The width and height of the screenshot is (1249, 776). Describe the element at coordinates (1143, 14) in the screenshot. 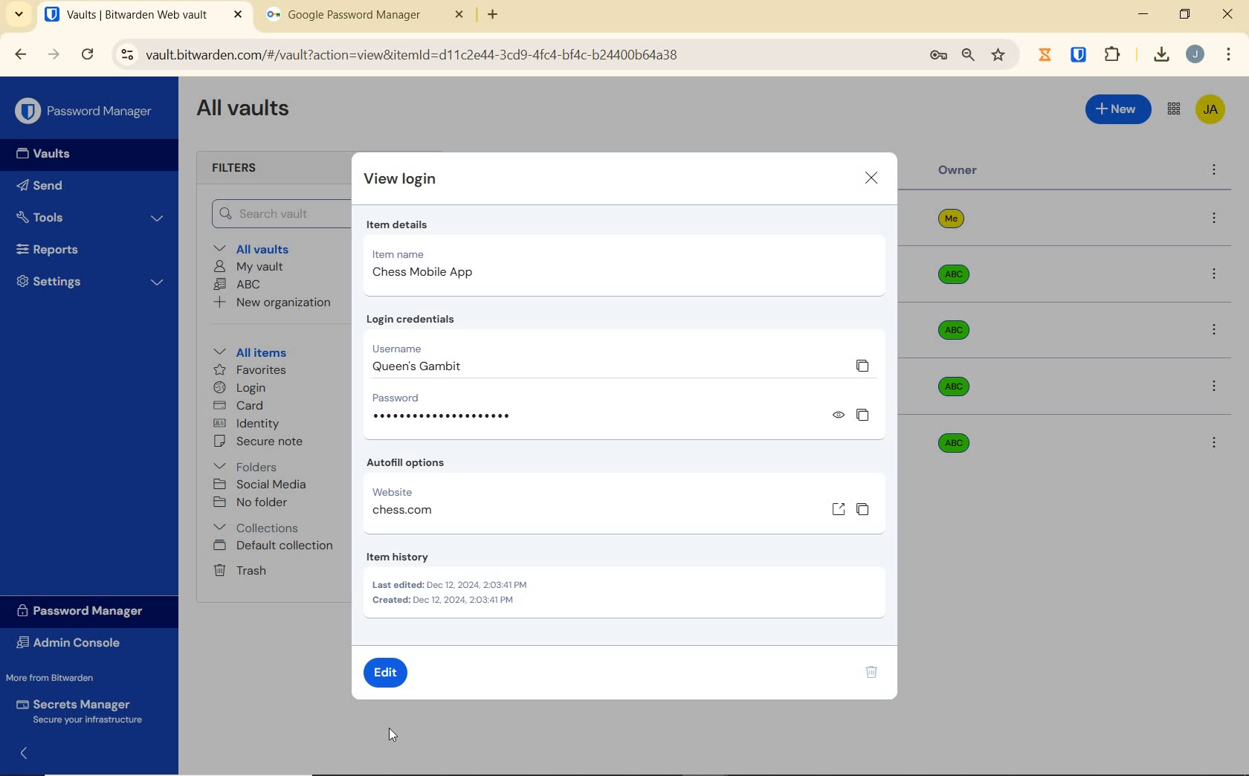

I see `minimize` at that location.